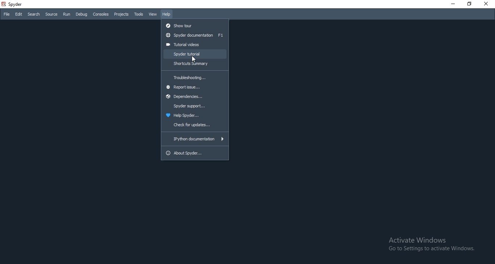 The width and height of the screenshot is (495, 264). Describe the element at coordinates (66, 14) in the screenshot. I see `Run` at that location.